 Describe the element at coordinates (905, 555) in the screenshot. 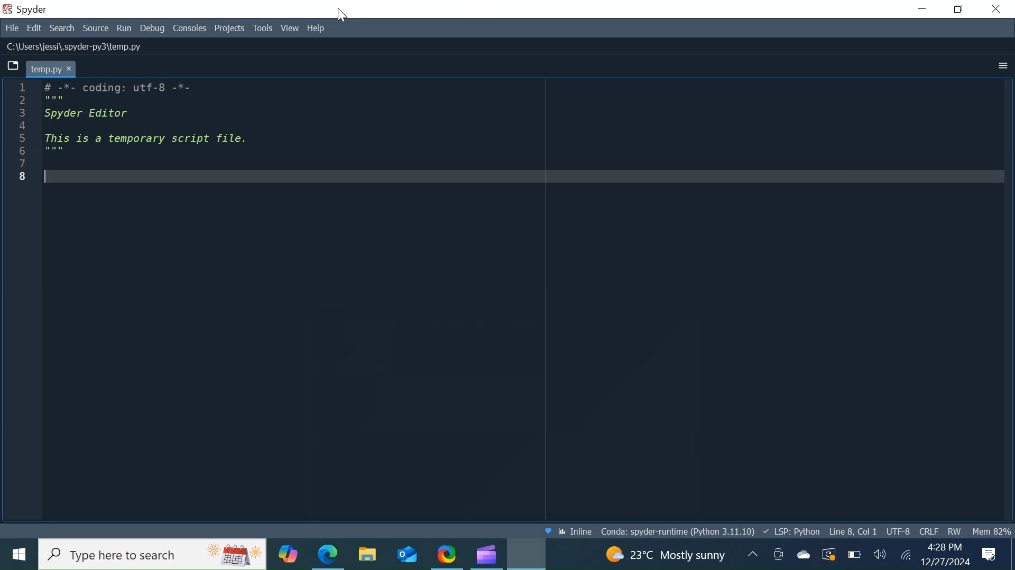

I see `Internet Connectivity` at that location.